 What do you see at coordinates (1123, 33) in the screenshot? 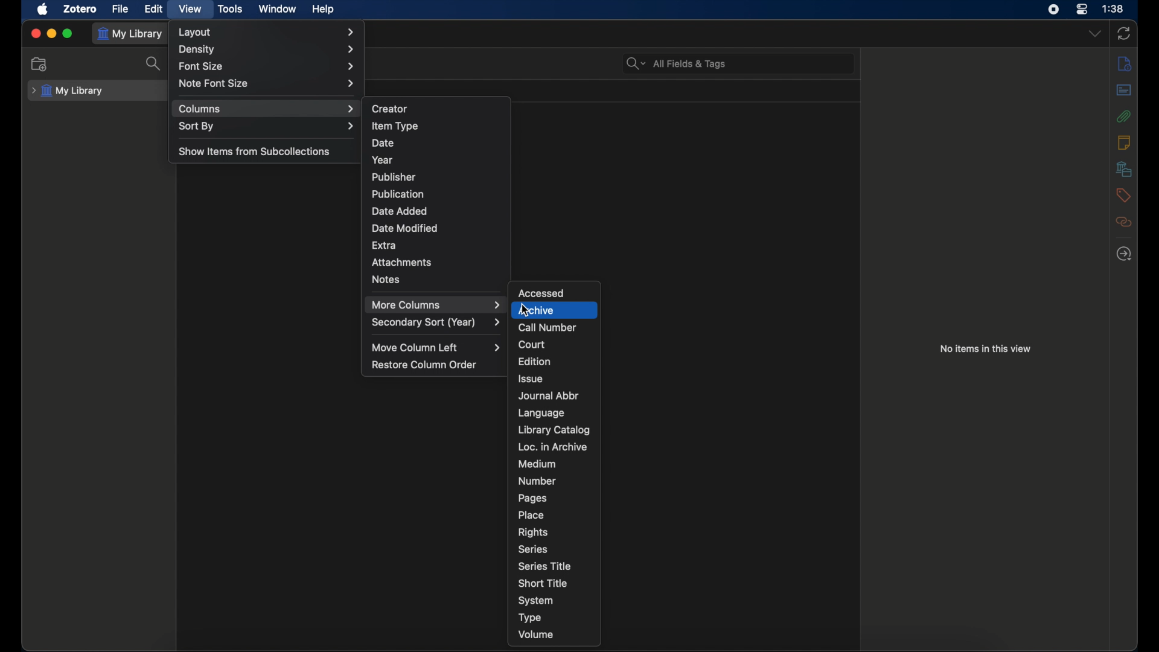
I see `sync` at bounding box center [1123, 33].